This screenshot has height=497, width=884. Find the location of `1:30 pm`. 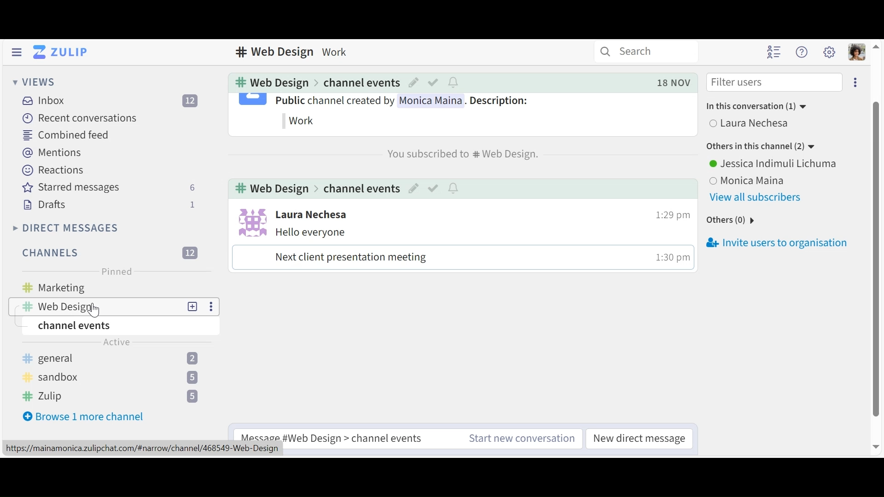

1:30 pm is located at coordinates (670, 256).